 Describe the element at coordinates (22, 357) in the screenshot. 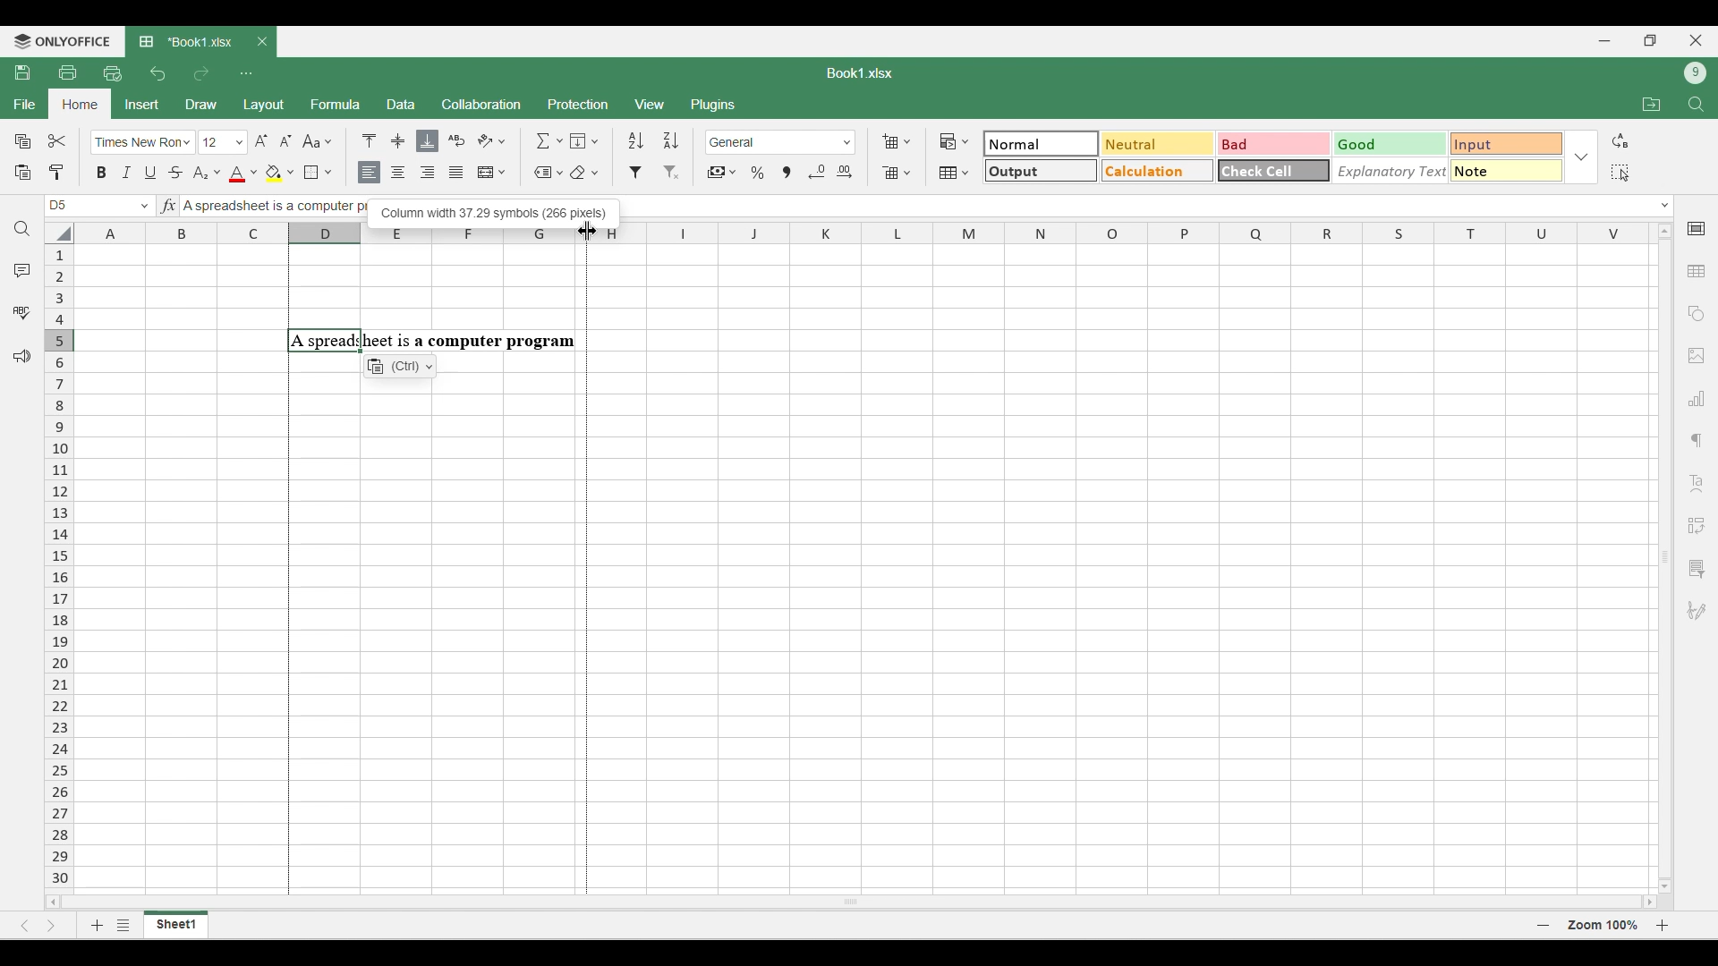

I see `Feedback and support` at that location.